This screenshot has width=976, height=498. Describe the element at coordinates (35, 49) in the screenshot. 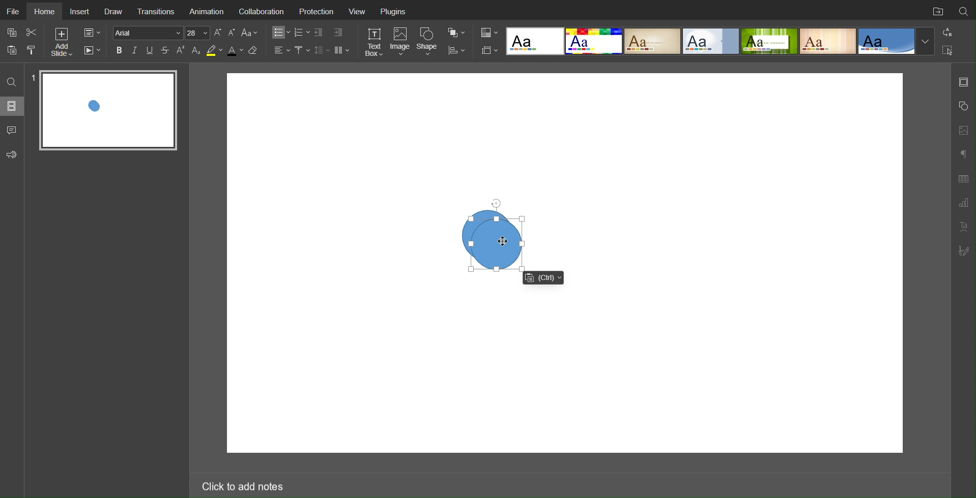

I see `copy style` at that location.